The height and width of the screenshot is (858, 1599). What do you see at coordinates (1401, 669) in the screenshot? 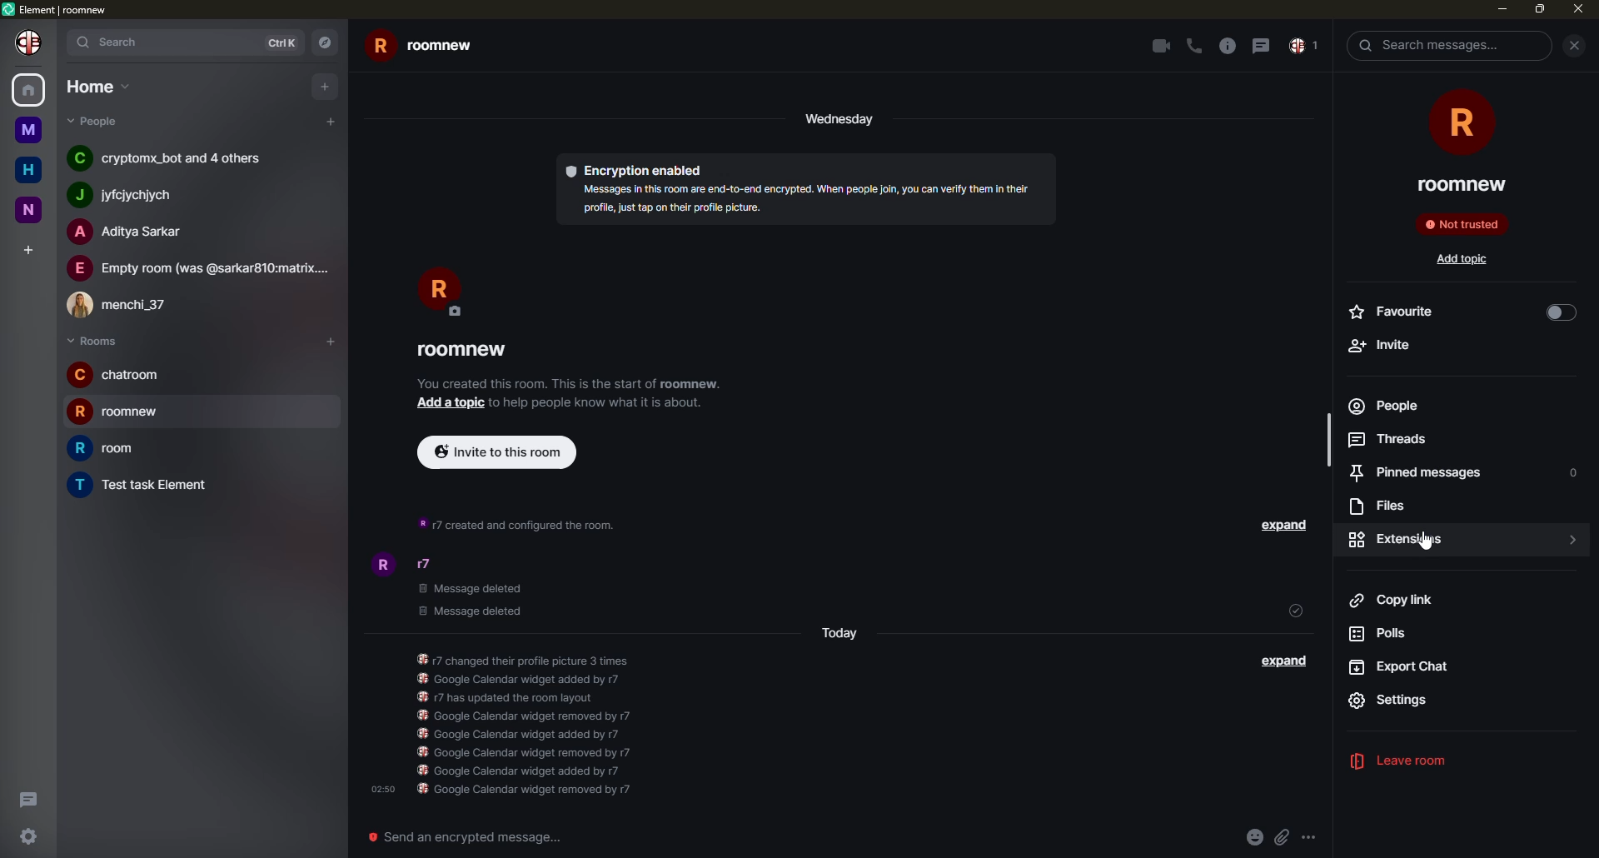
I see `export chat` at bounding box center [1401, 669].